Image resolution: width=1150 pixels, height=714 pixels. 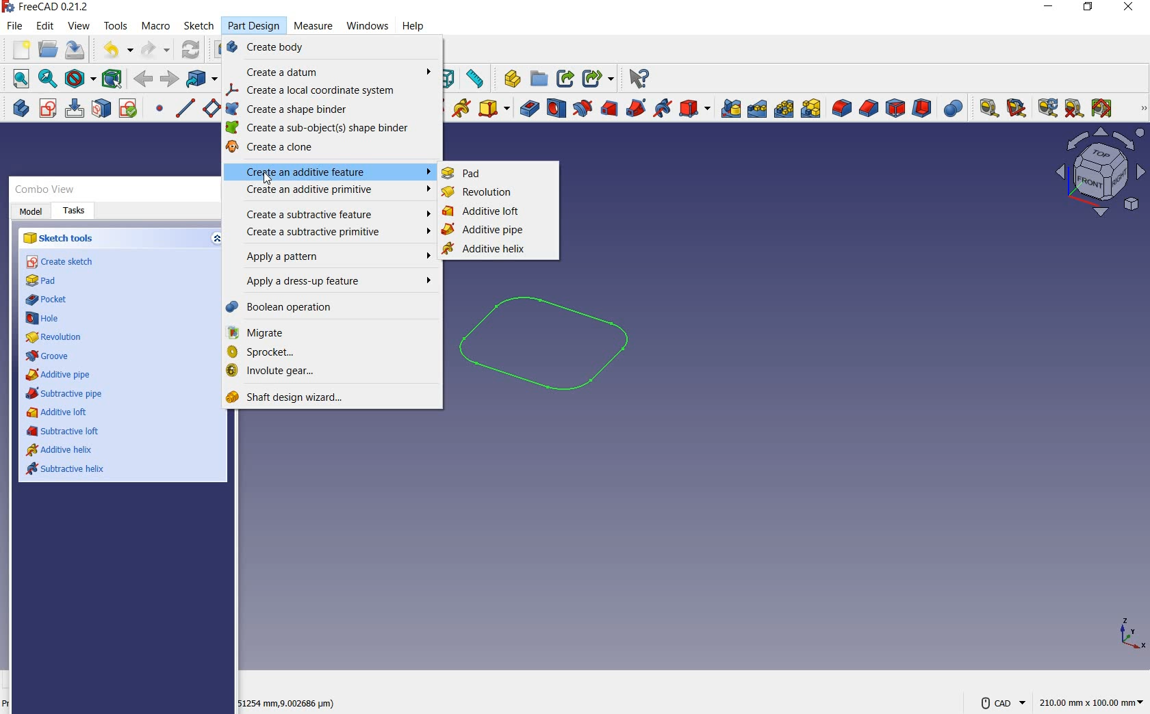 What do you see at coordinates (31, 209) in the screenshot?
I see `Model` at bounding box center [31, 209].